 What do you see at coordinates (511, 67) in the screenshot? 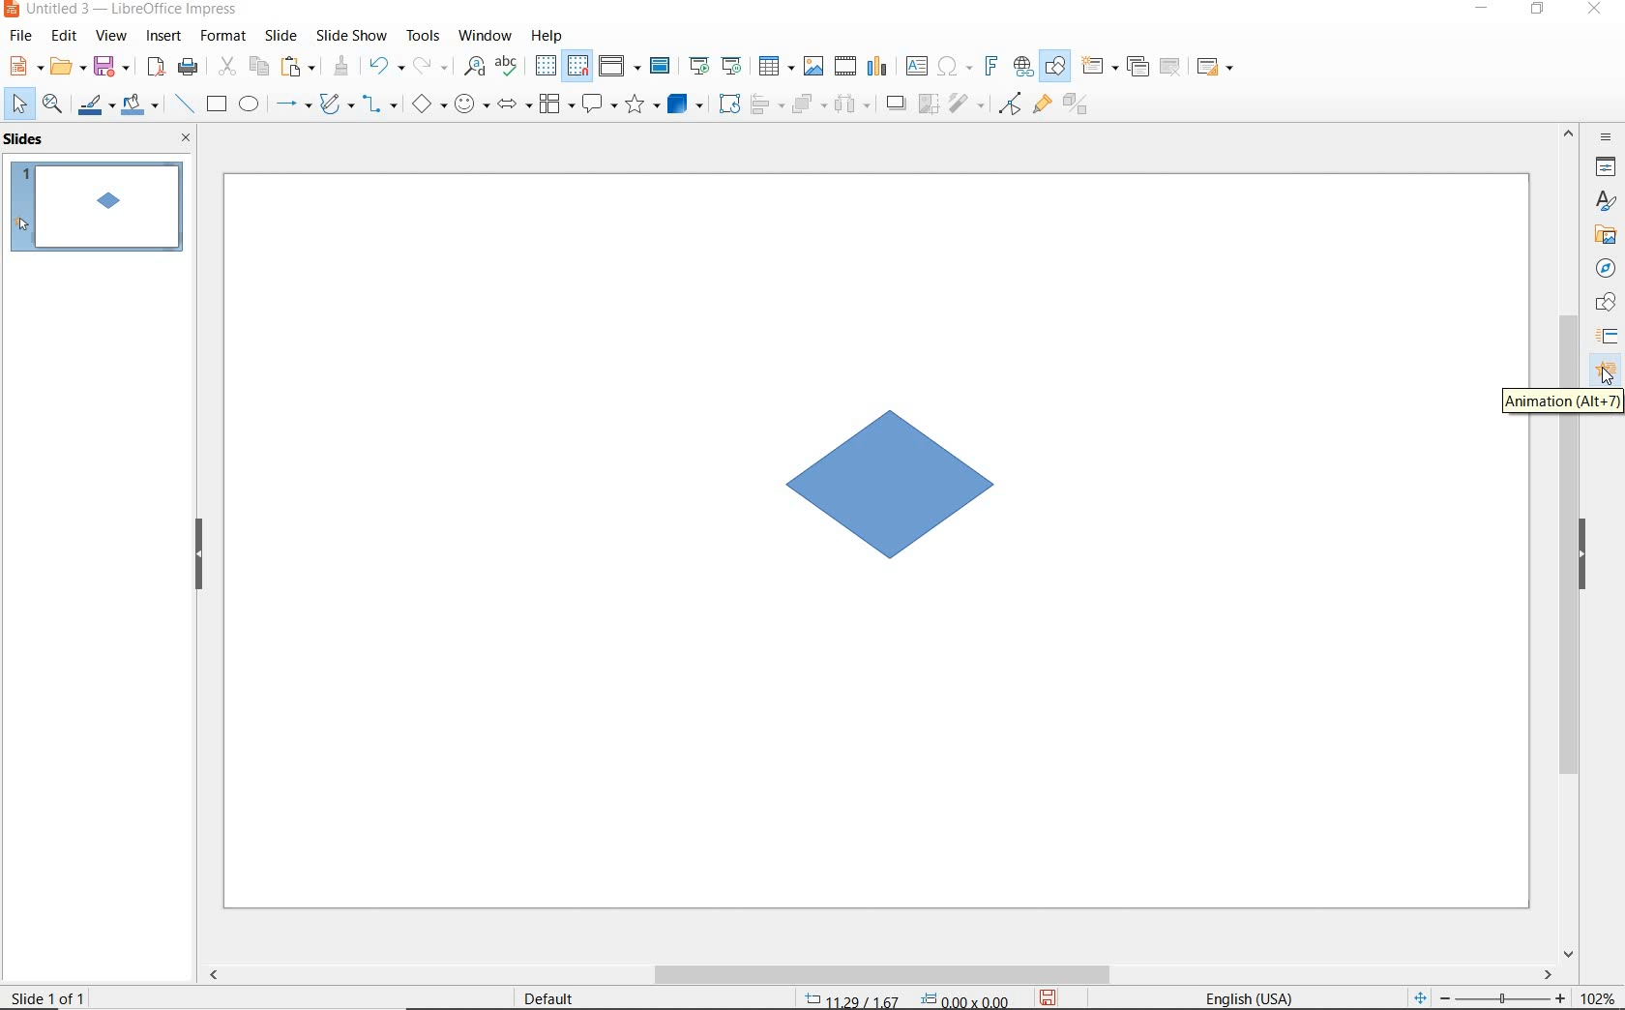
I see `spelling` at bounding box center [511, 67].